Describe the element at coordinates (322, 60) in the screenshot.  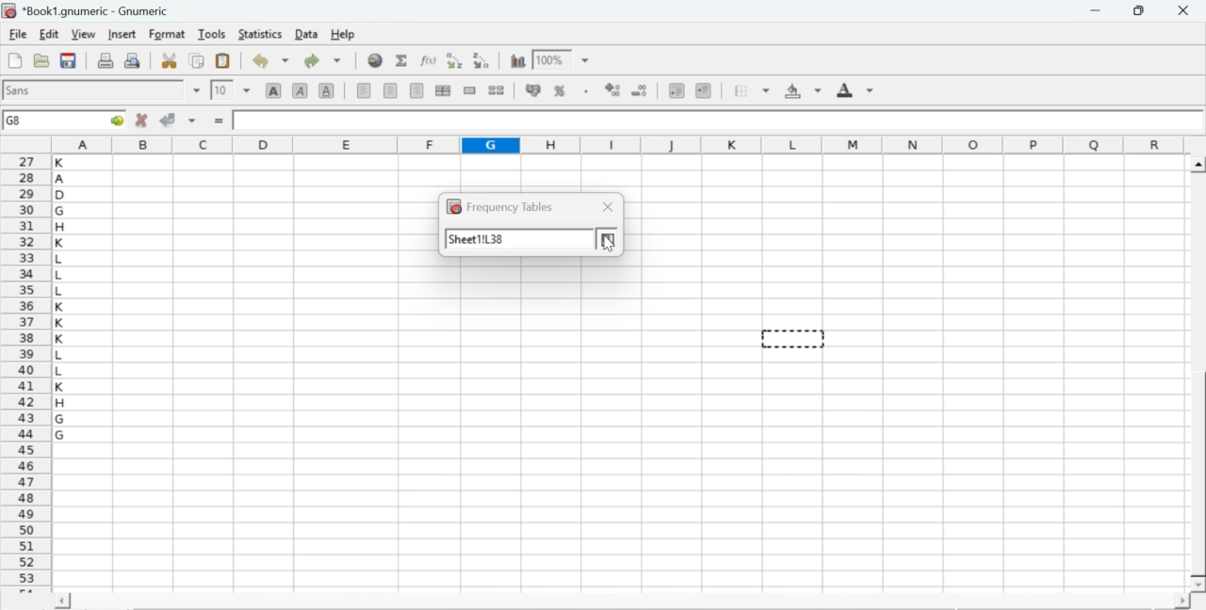
I see `redo` at that location.